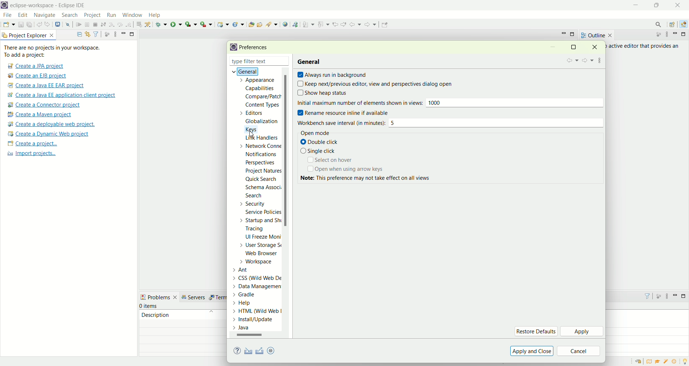 The height and width of the screenshot is (366, 689). I want to click on maximize, so click(132, 33).